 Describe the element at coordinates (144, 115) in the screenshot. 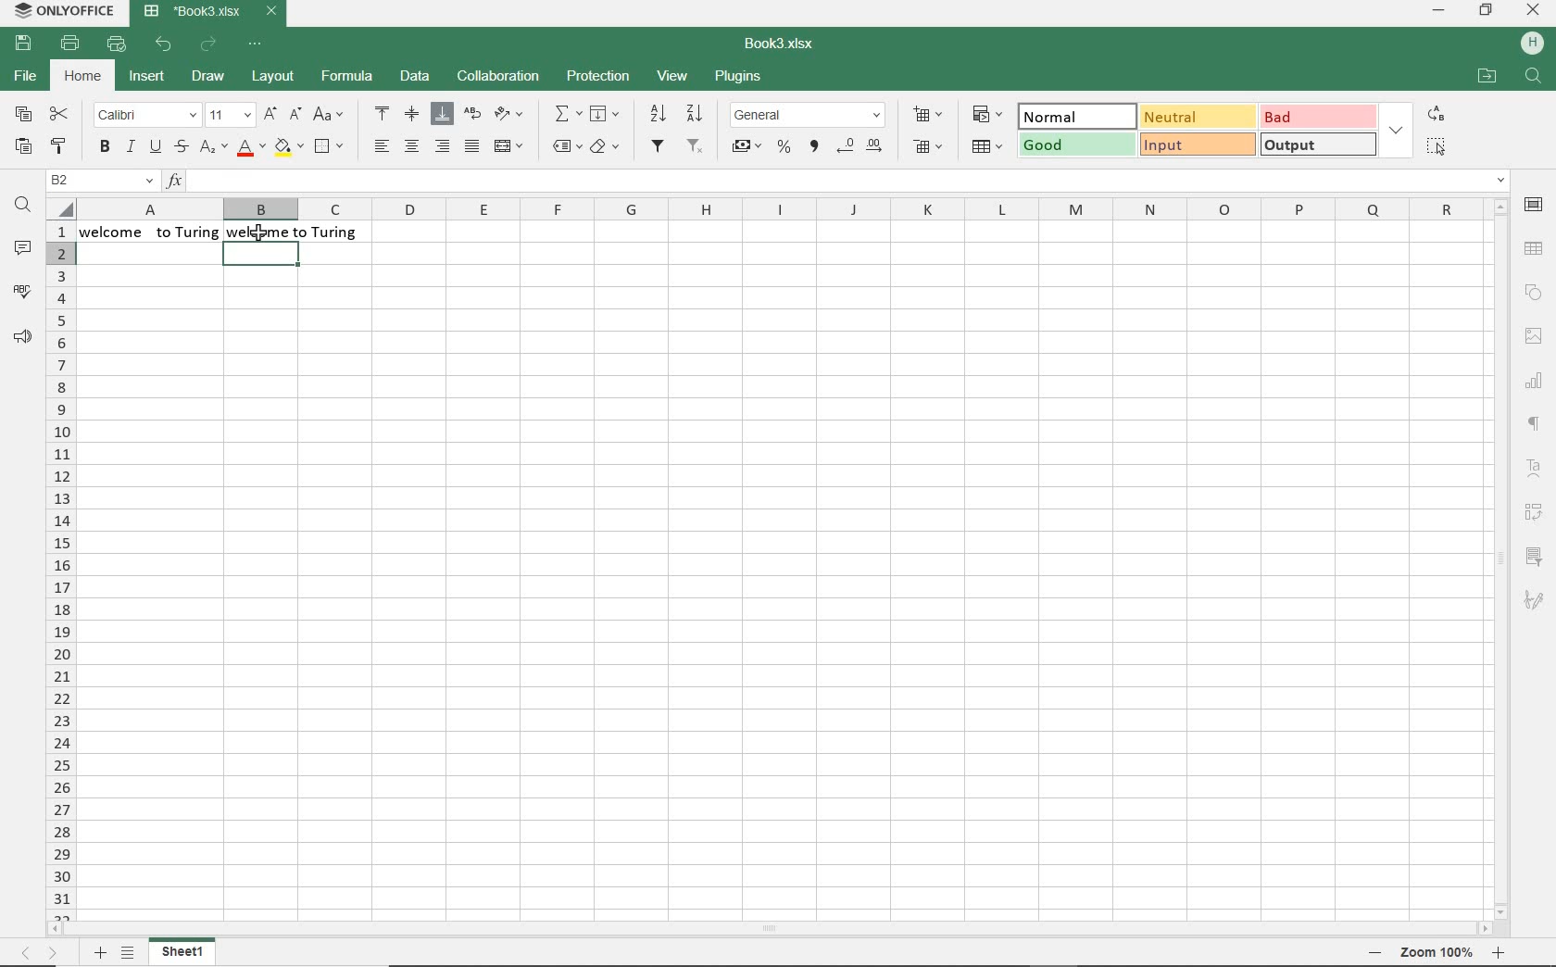

I see `font` at that location.